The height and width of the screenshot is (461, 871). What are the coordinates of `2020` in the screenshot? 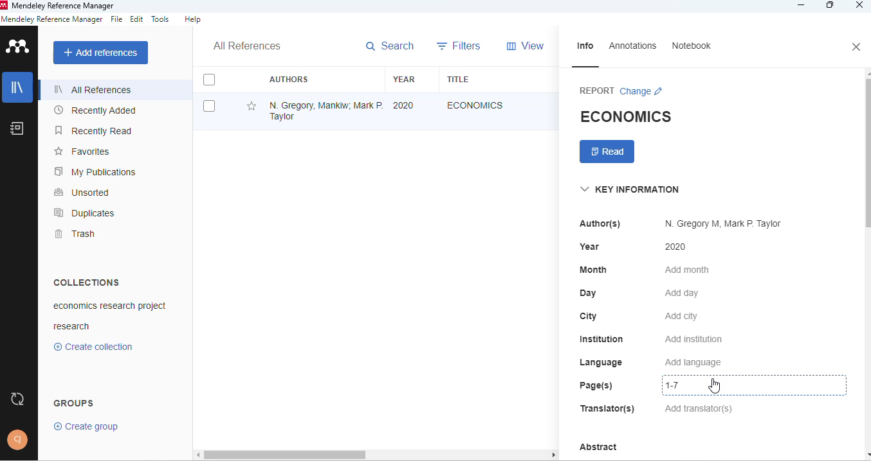 It's located at (675, 247).